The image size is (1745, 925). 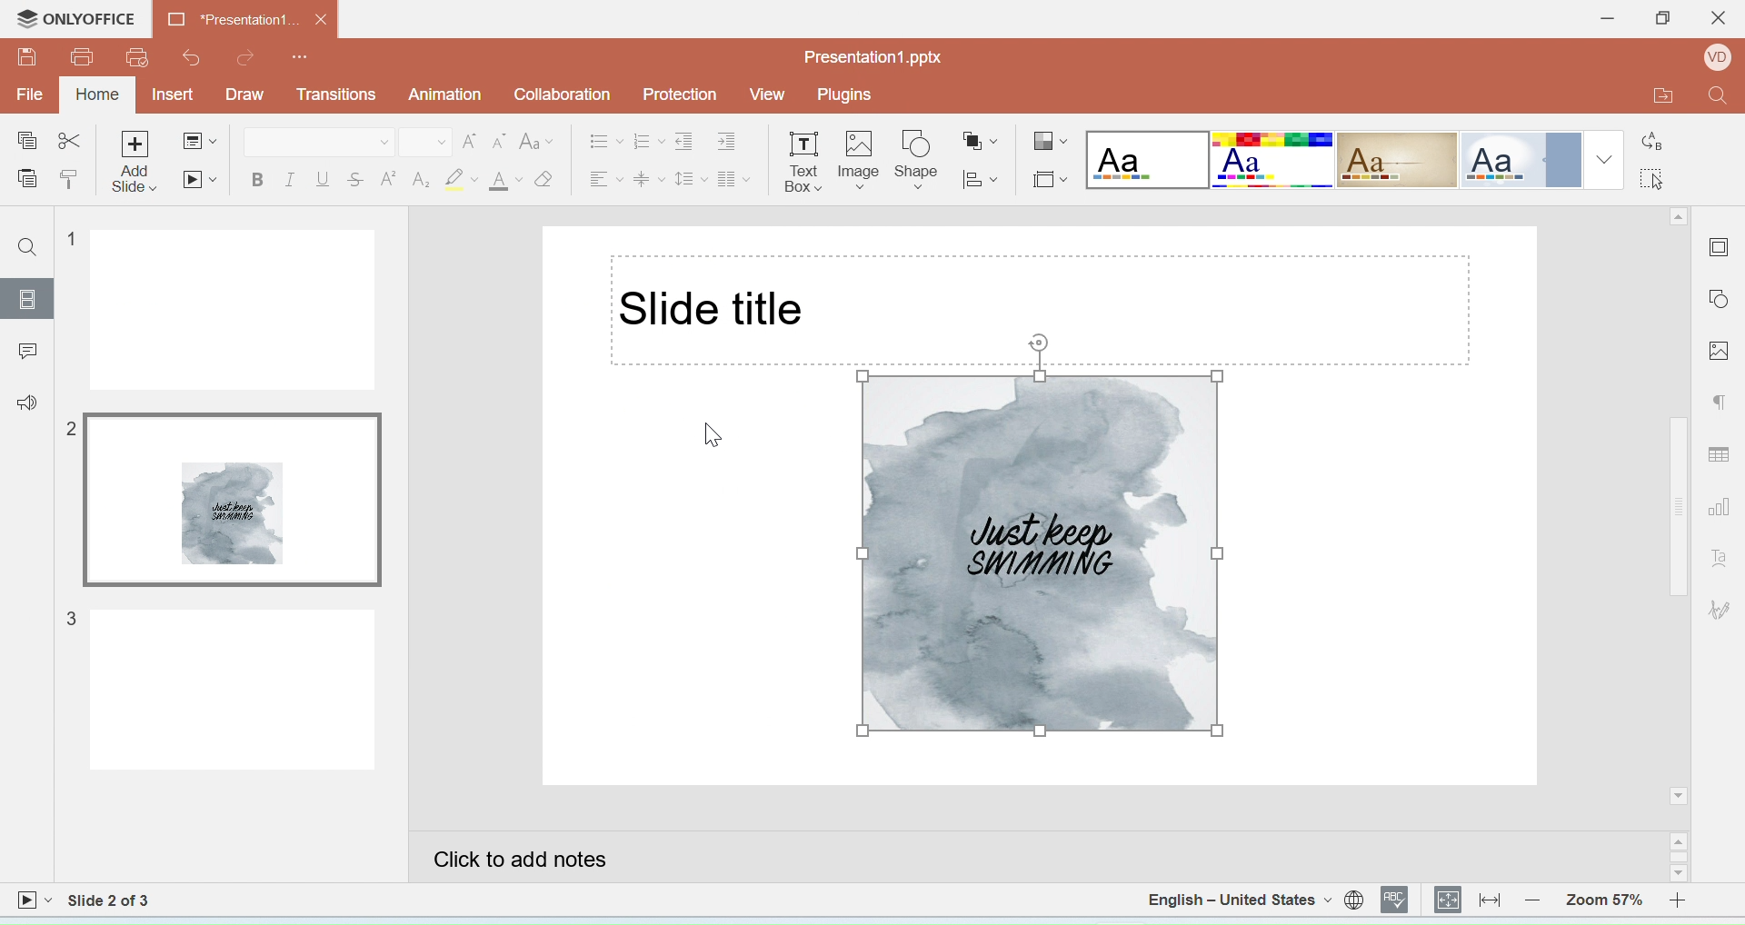 I want to click on Quick print, so click(x=137, y=59).